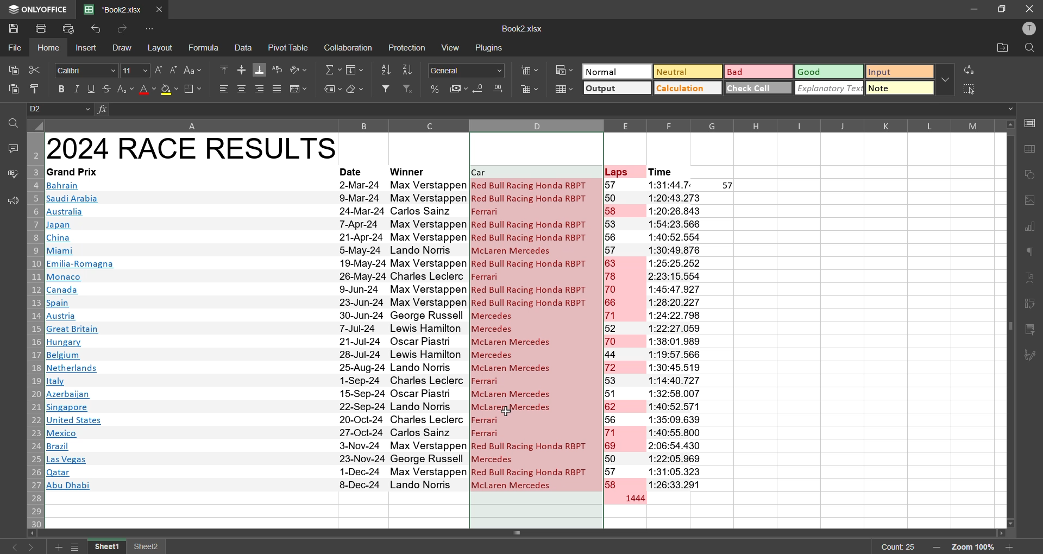  What do you see at coordinates (409, 88) in the screenshot?
I see `clear filter` at bounding box center [409, 88].